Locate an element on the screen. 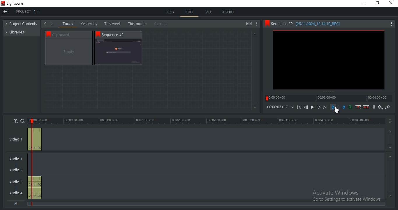 Image resolution: width=398 pixels, height=210 pixels. project is located at coordinates (23, 24).